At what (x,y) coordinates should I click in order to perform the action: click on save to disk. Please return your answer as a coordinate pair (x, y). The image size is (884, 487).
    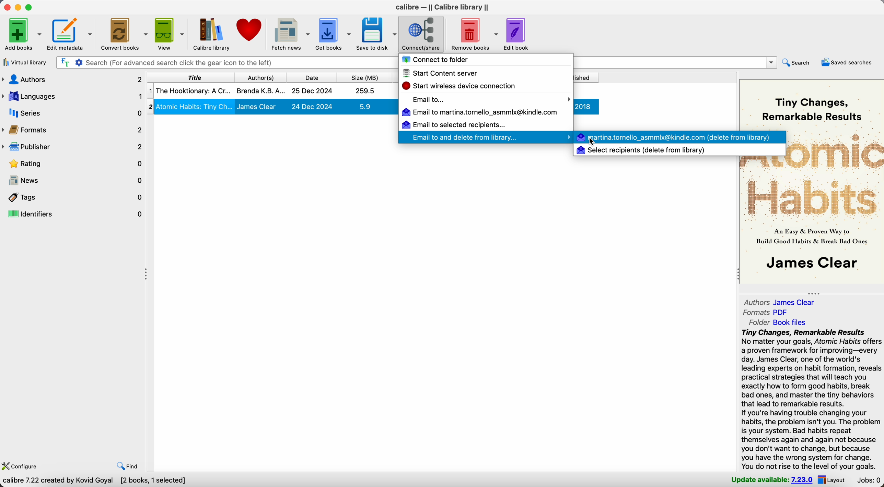
    Looking at the image, I should click on (376, 35).